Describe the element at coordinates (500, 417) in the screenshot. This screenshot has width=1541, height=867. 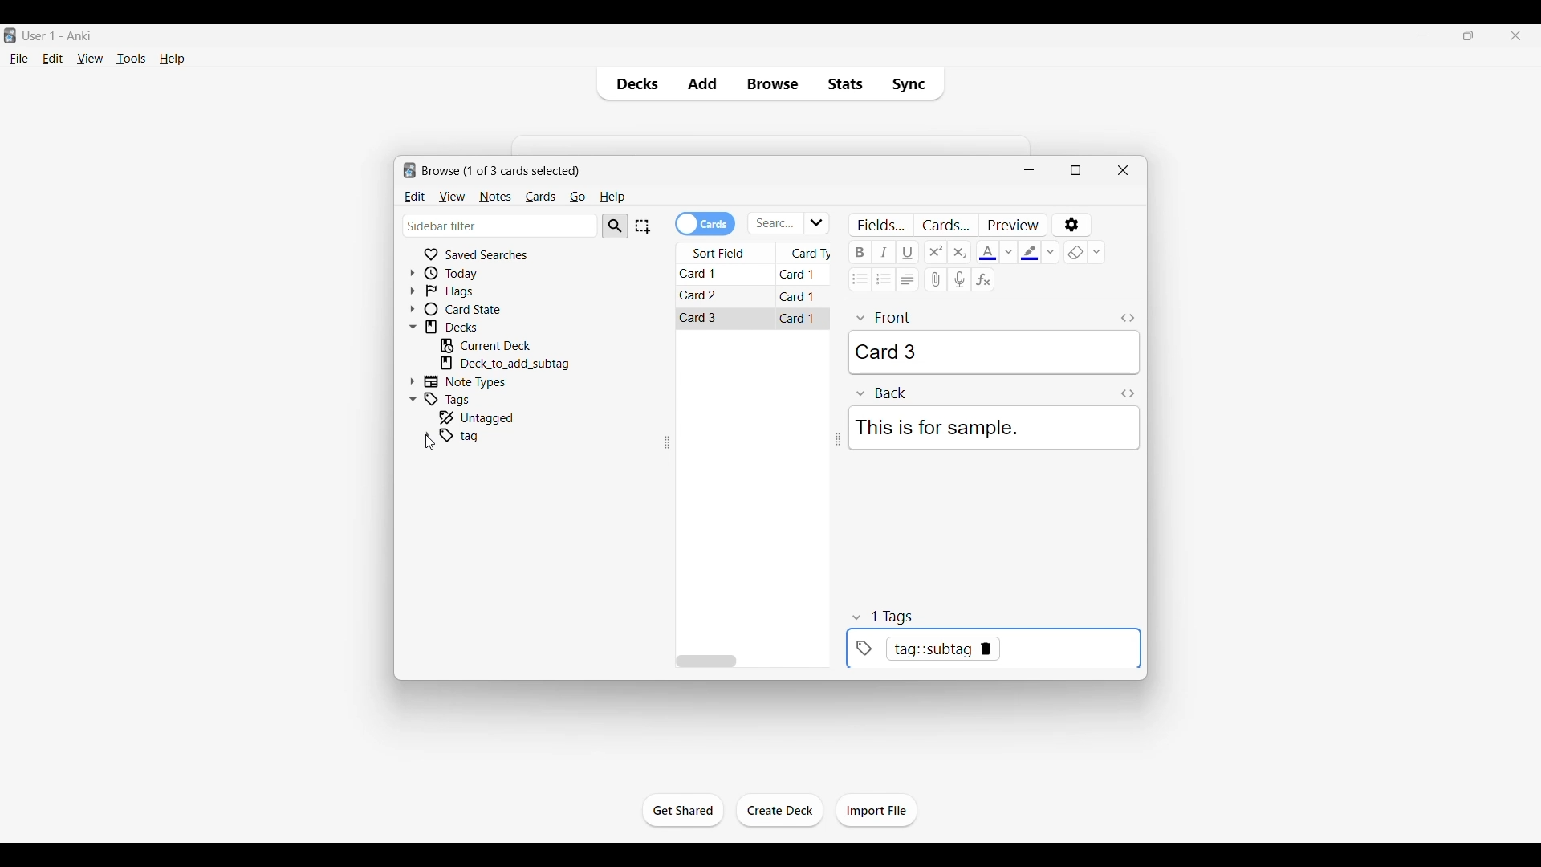
I see `Click to go to untagged` at that location.